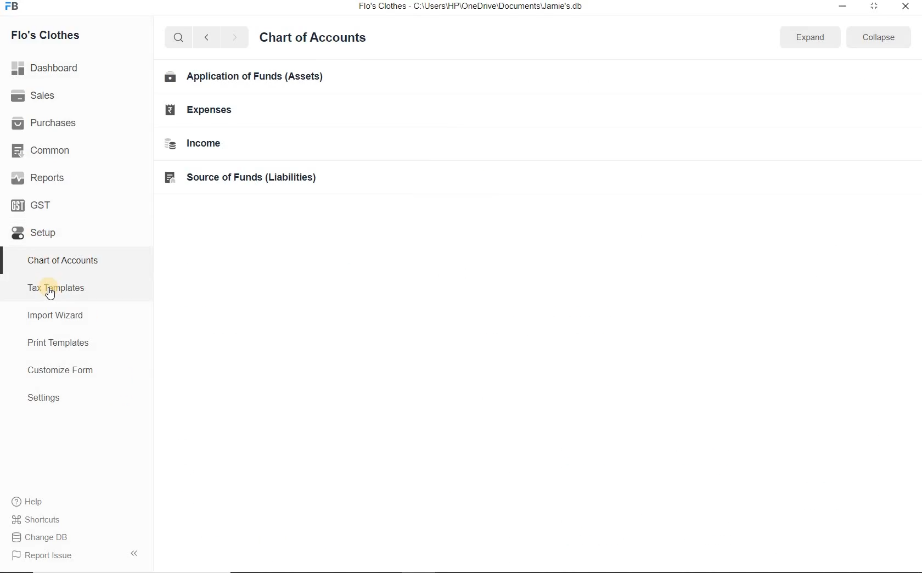  Describe the element at coordinates (77, 68) in the screenshot. I see `Dashboard` at that location.